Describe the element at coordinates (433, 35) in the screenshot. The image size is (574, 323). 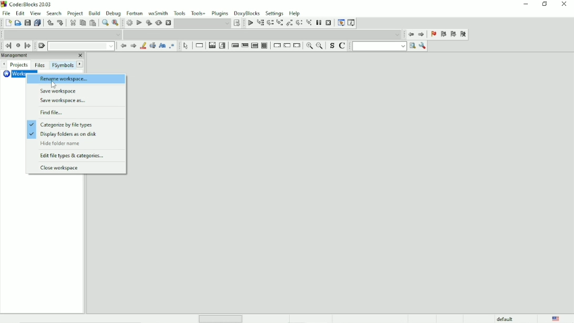
I see `Toggle bookmark` at that location.